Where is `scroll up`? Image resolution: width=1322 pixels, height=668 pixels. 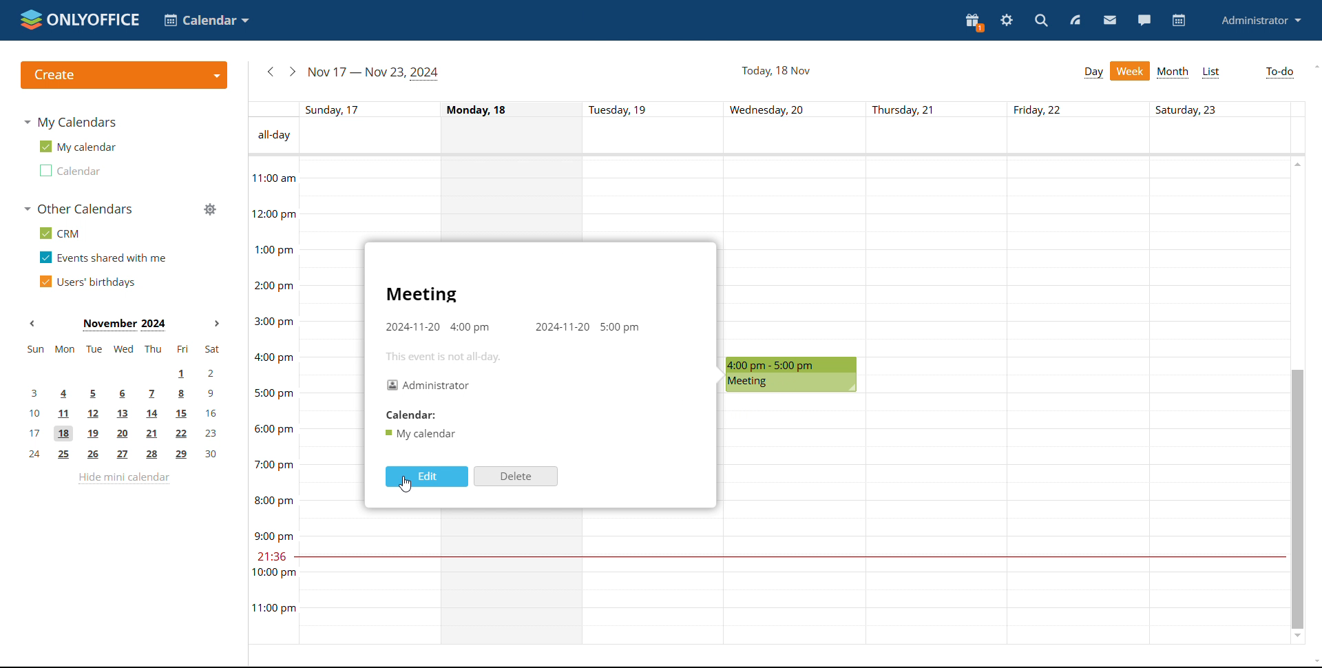 scroll up is located at coordinates (1314, 67).